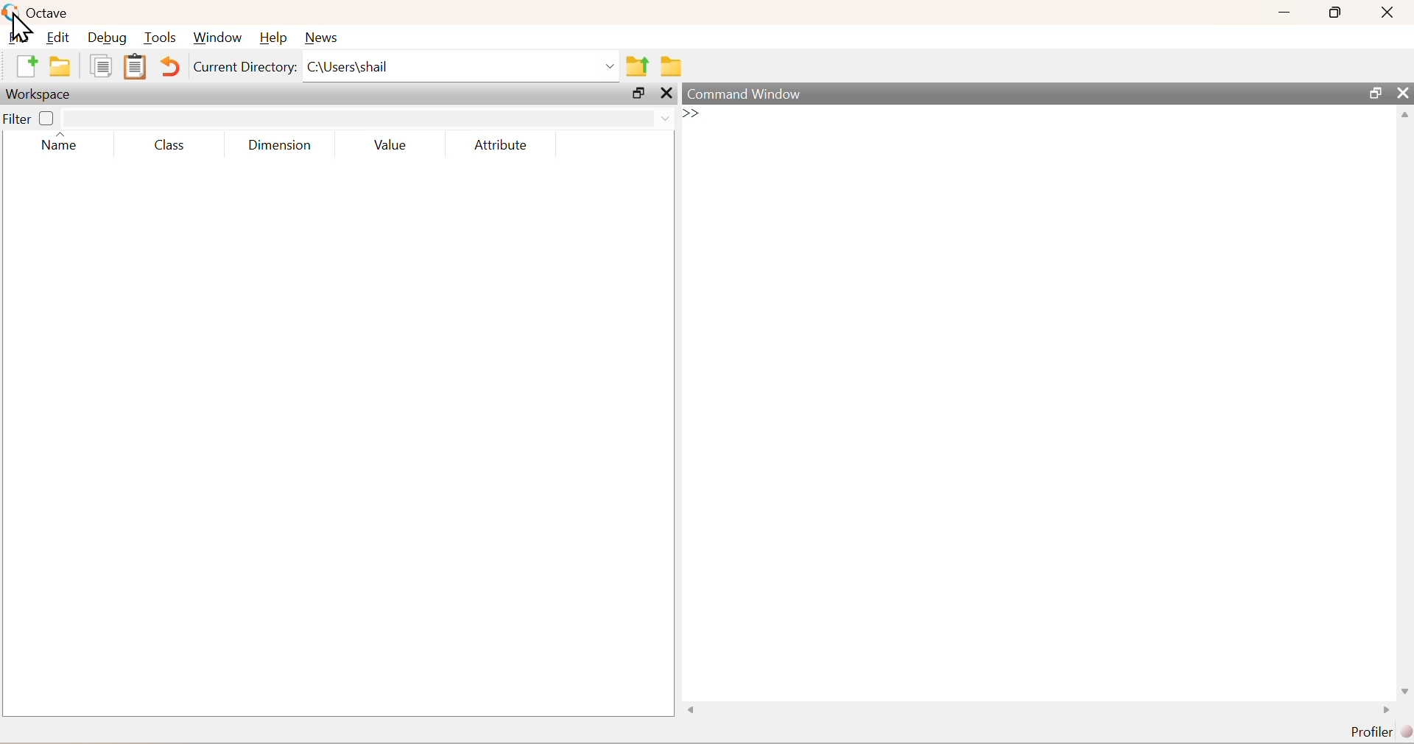  Describe the element at coordinates (219, 37) in the screenshot. I see `Window` at that location.